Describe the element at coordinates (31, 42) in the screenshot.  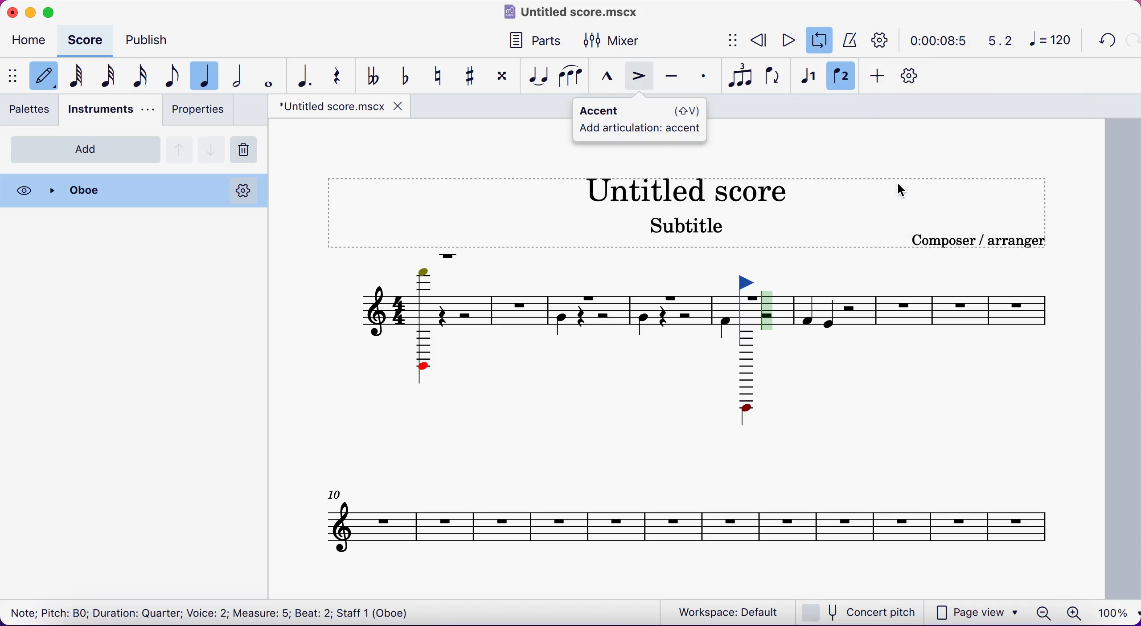
I see `home` at that location.